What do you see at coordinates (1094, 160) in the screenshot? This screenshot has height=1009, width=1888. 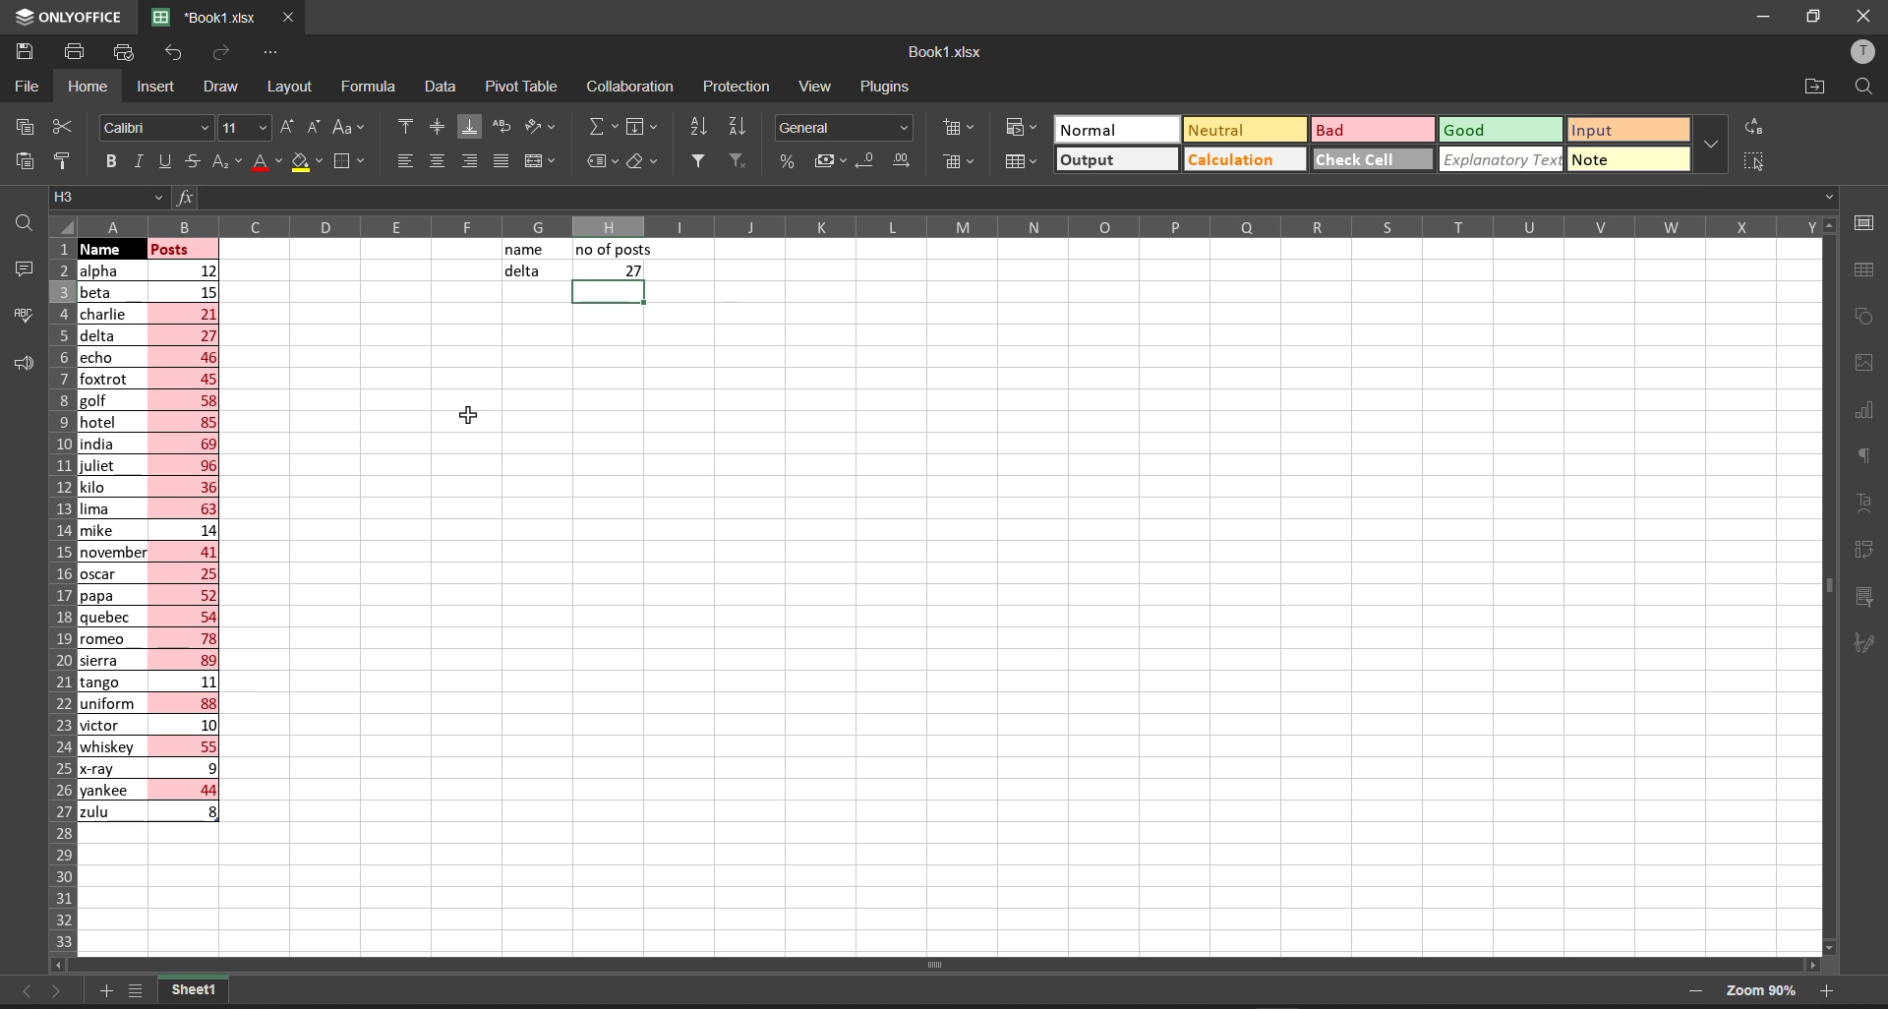 I see `output` at bounding box center [1094, 160].